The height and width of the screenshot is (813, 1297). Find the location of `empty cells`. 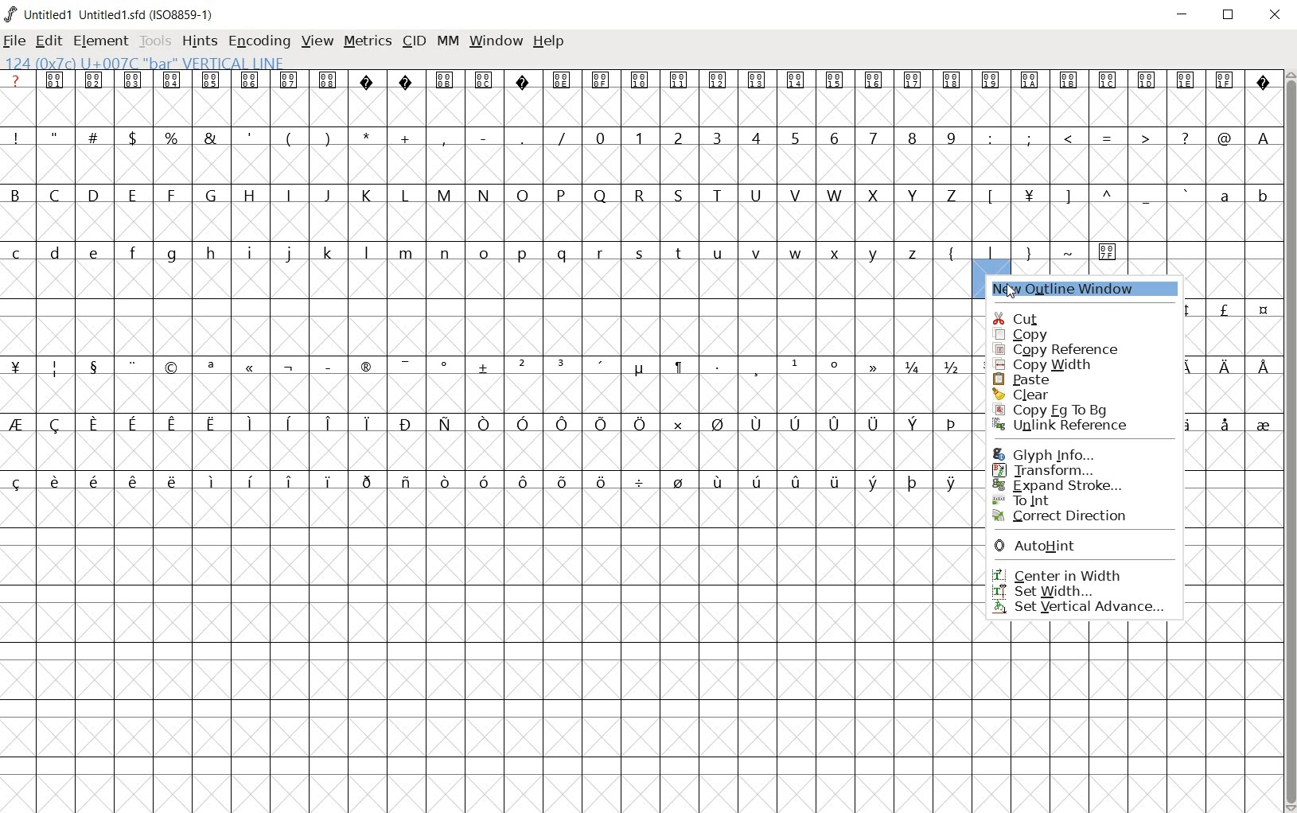

empty cells is located at coordinates (1237, 621).